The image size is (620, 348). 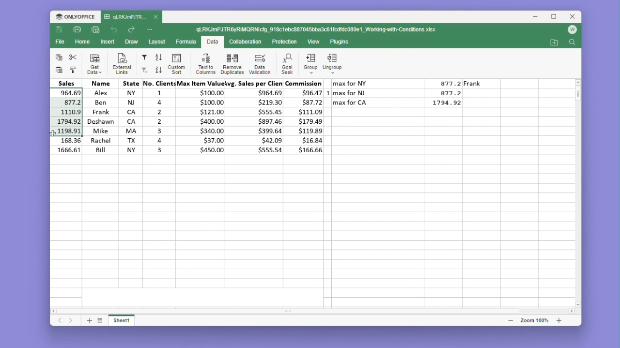 I want to click on add sheet, so click(x=89, y=320).